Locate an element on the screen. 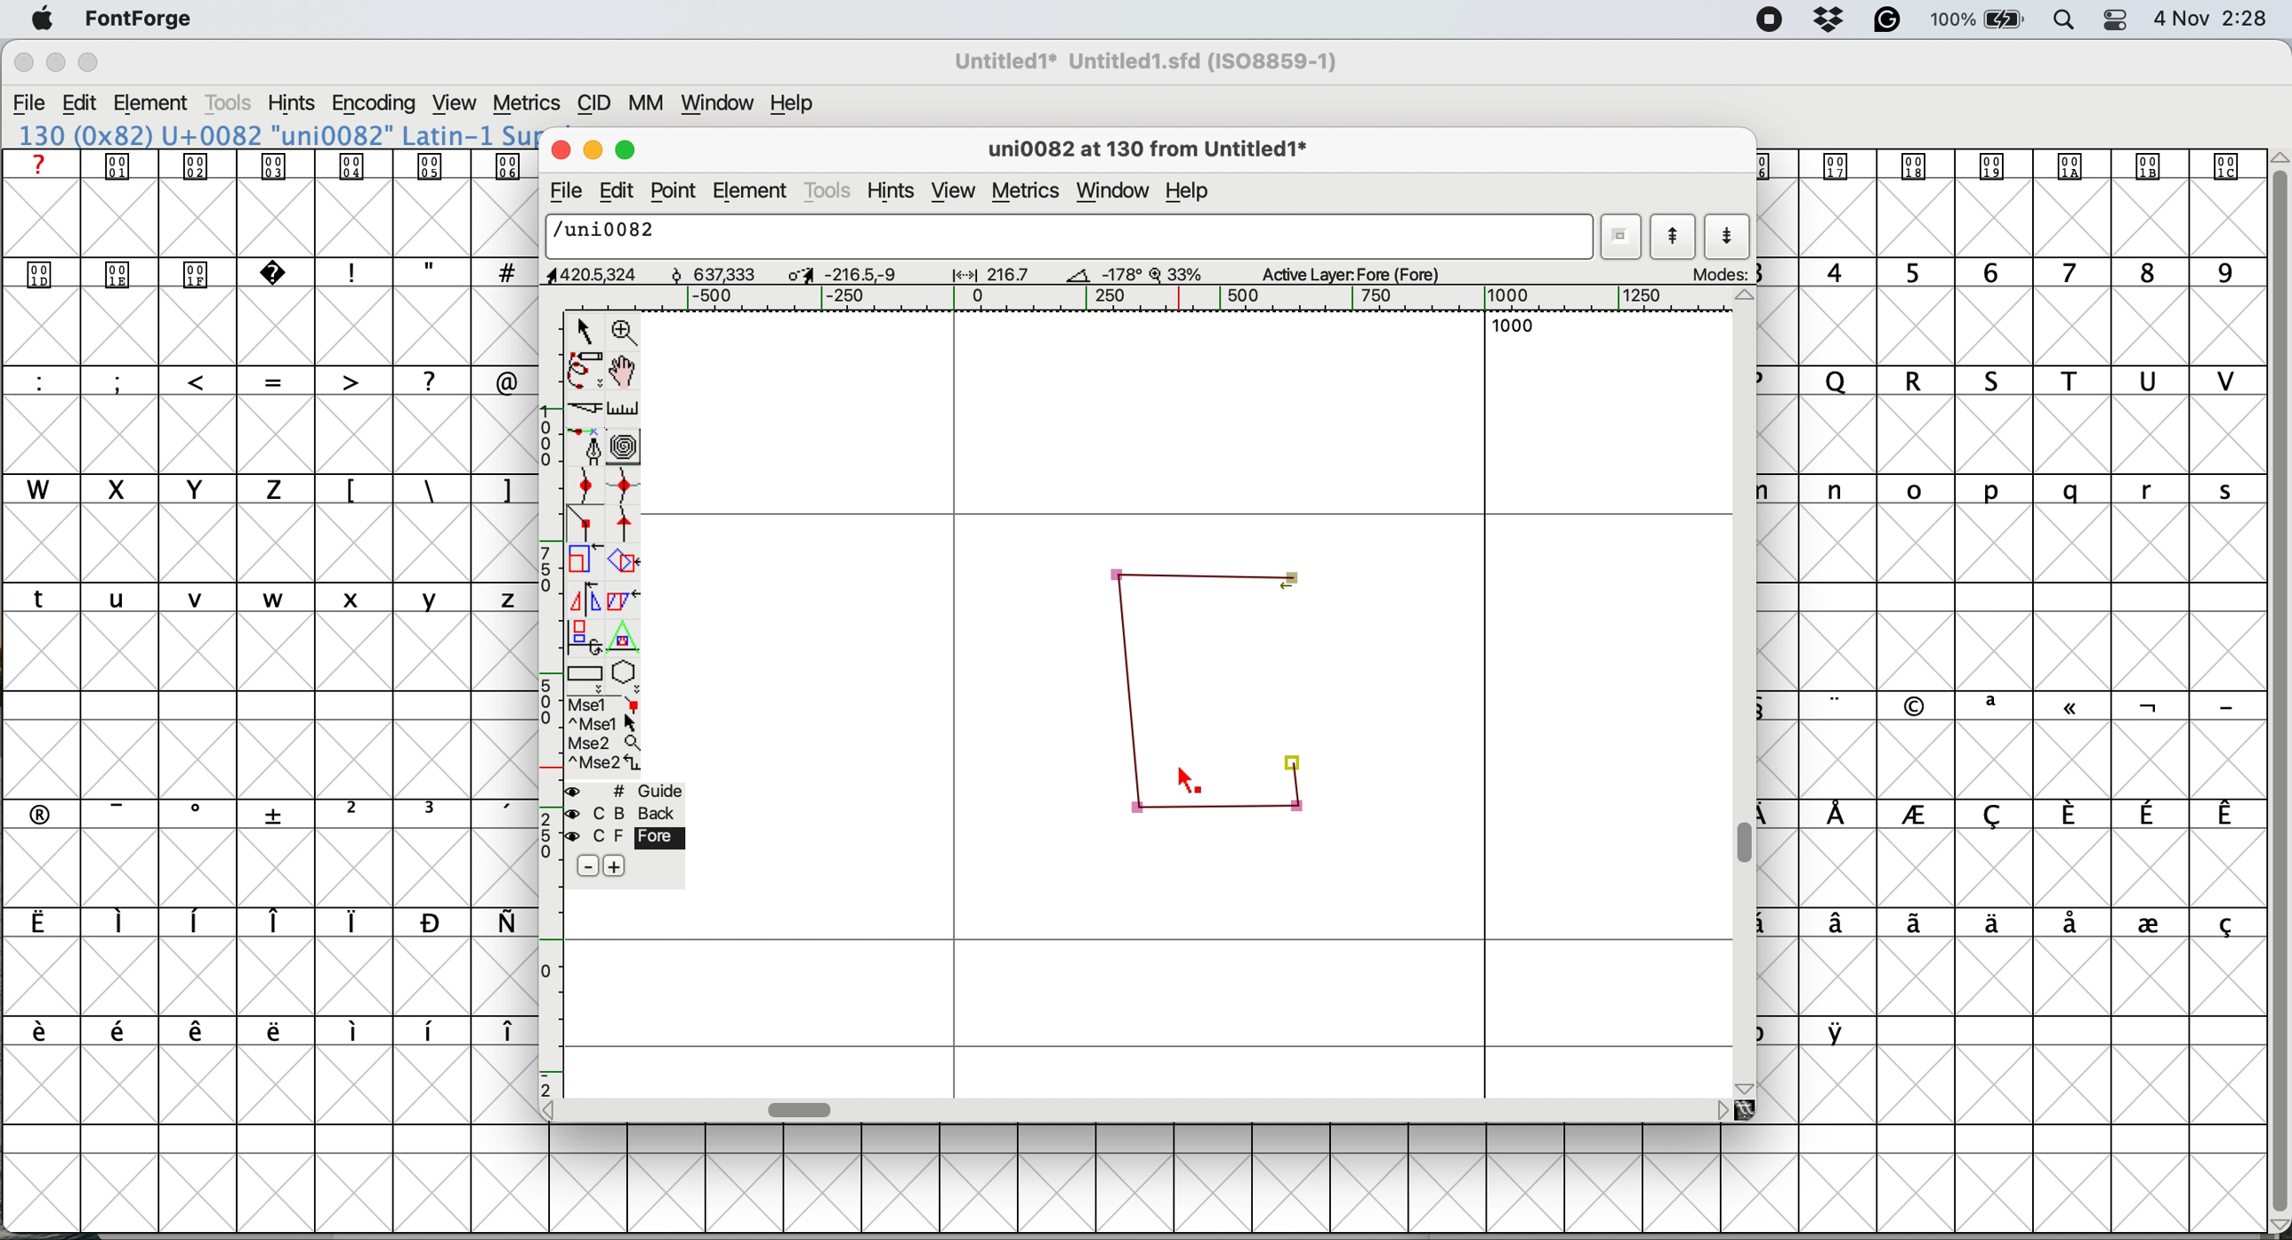  uppercase letters is located at coordinates (2023, 381).